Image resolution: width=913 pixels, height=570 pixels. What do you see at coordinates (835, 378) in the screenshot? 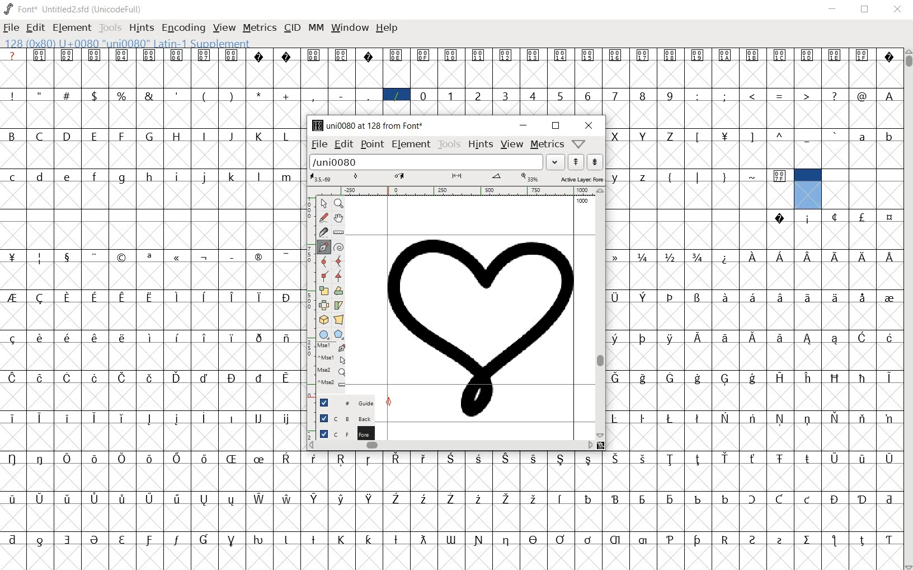
I see `glyph` at bounding box center [835, 378].